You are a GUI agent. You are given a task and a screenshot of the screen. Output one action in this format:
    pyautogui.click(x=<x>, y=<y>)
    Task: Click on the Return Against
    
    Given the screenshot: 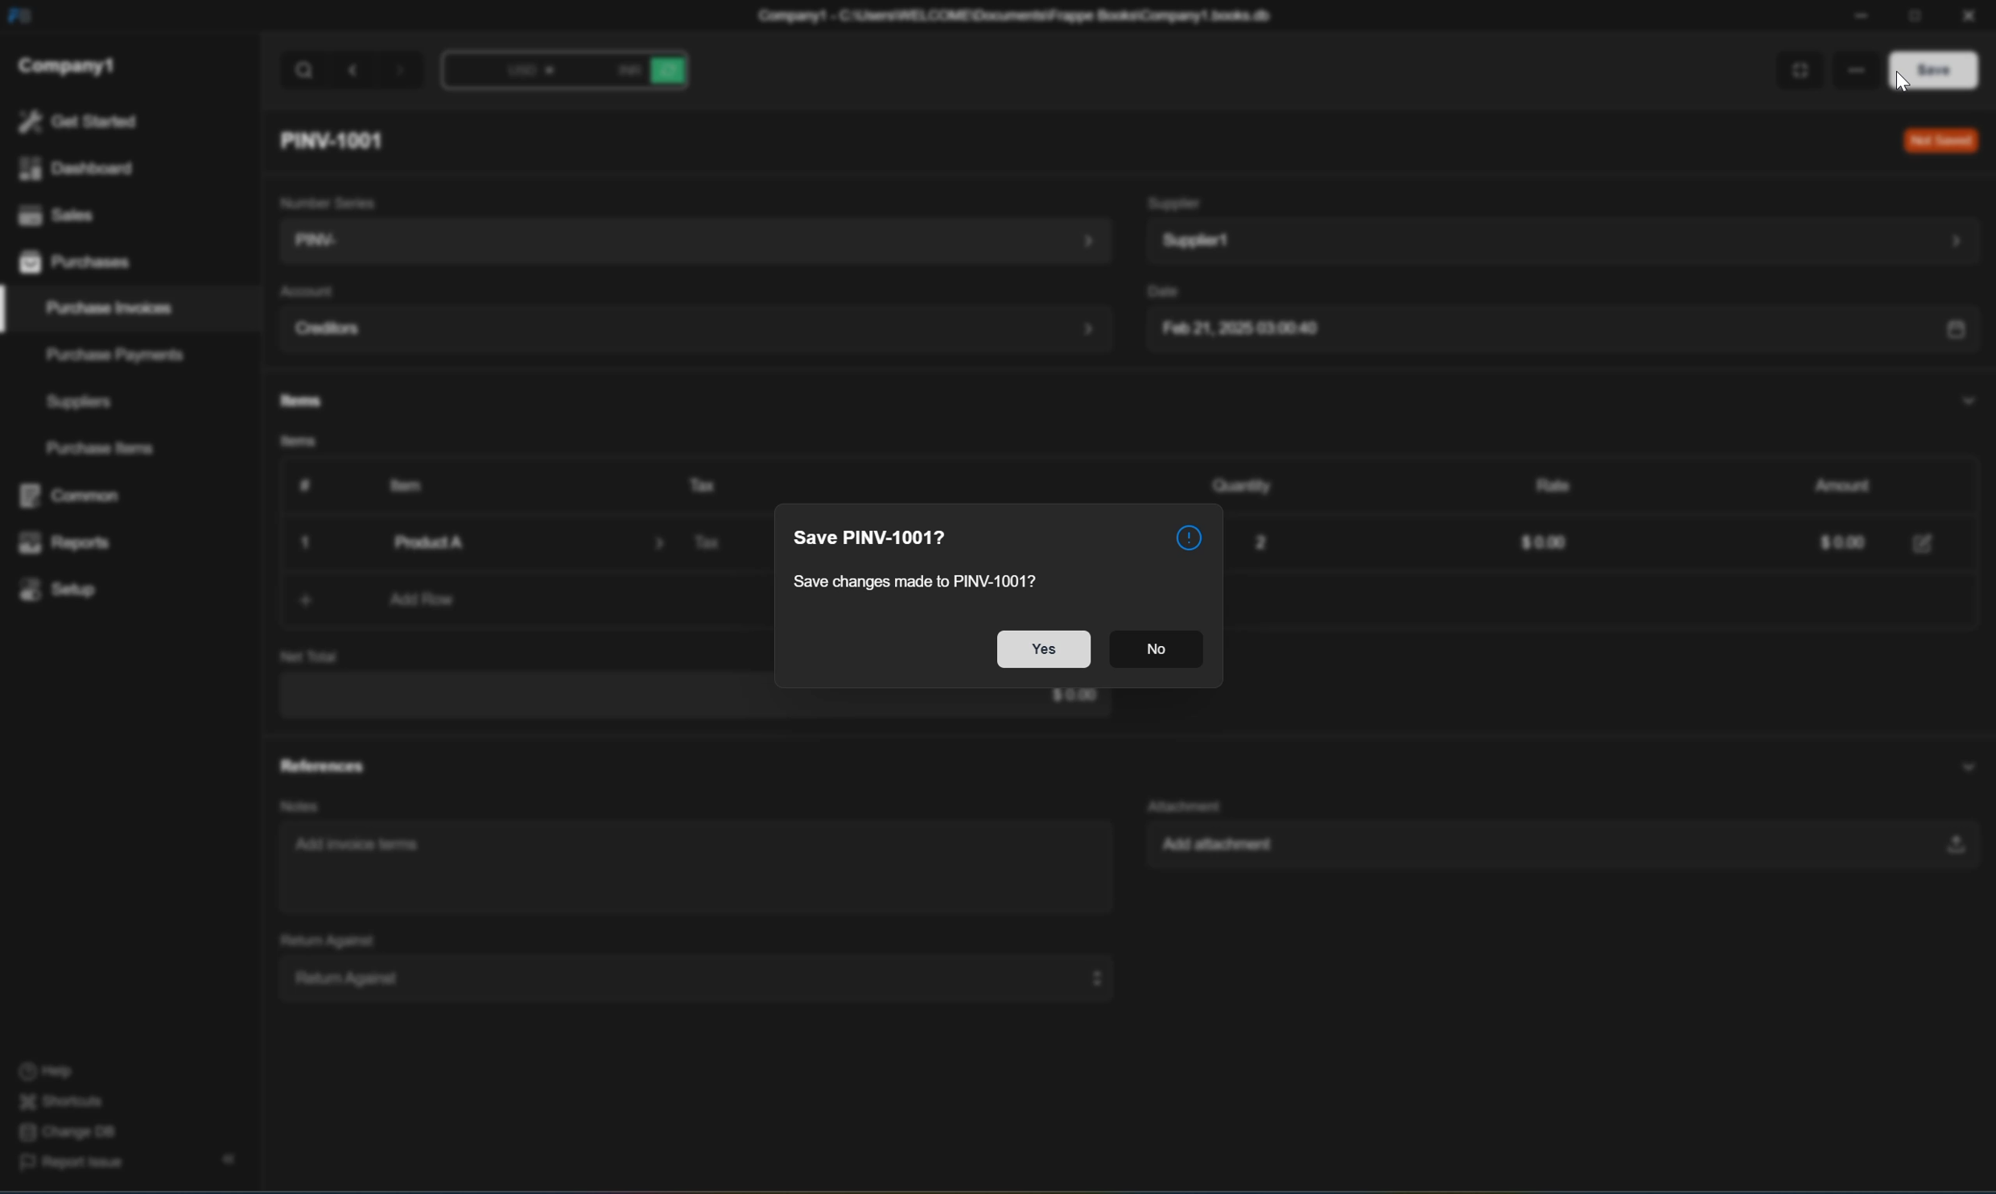 What is the action you would take?
    pyautogui.click(x=687, y=977)
    